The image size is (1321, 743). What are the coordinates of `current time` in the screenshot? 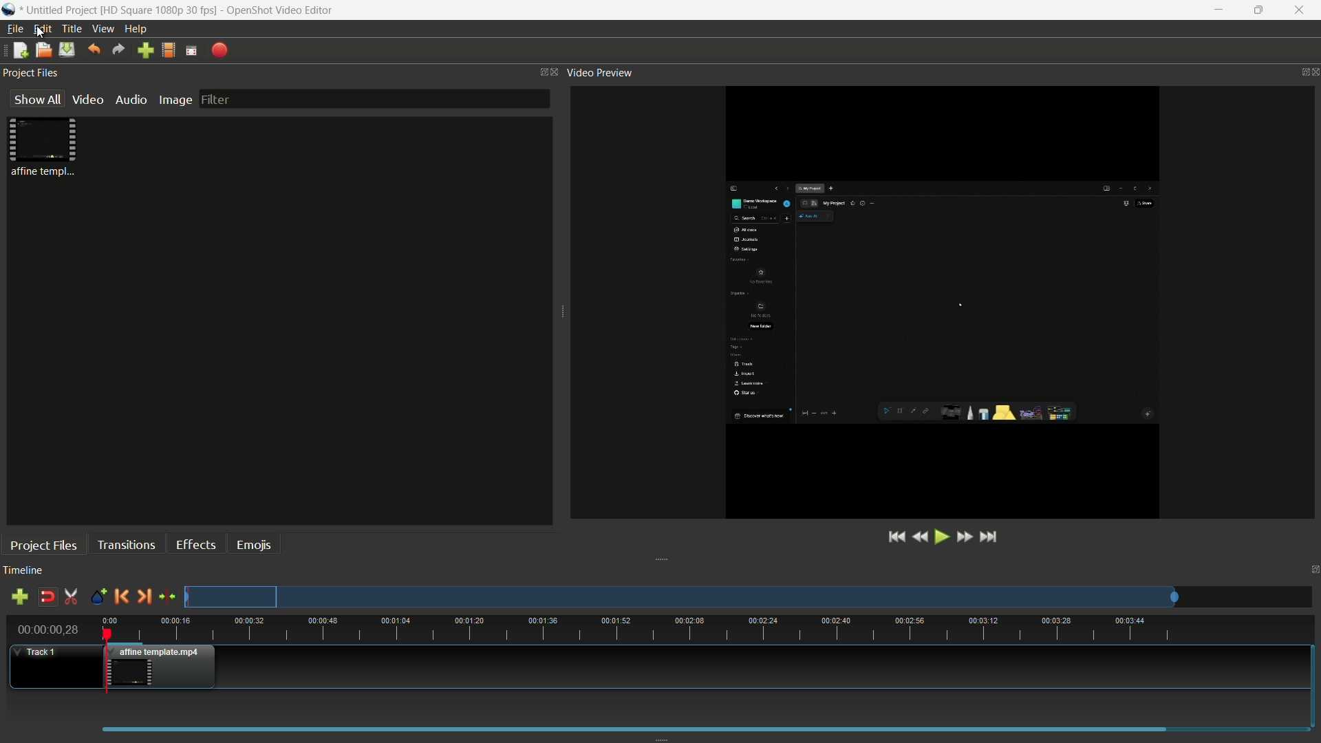 It's located at (50, 629).